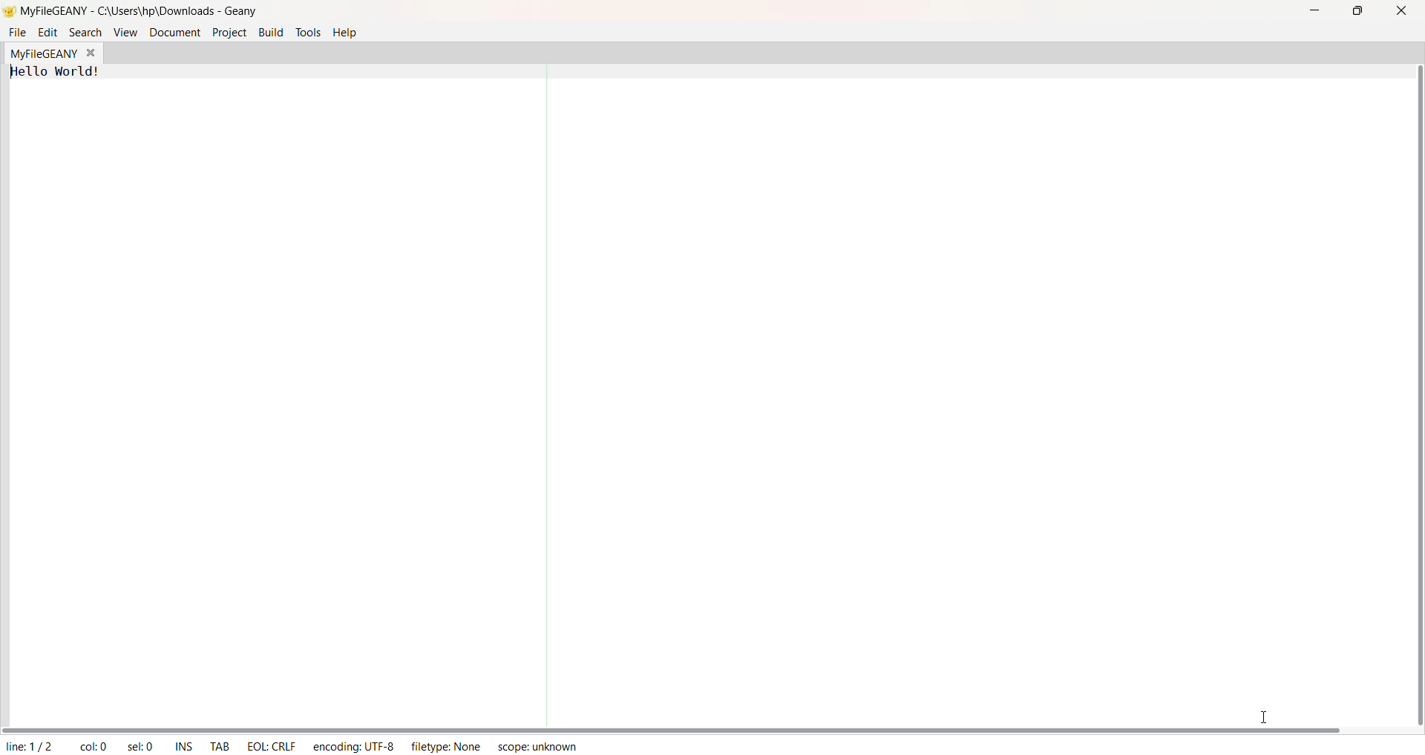 The image size is (1425, 755). I want to click on Project, so click(229, 33).